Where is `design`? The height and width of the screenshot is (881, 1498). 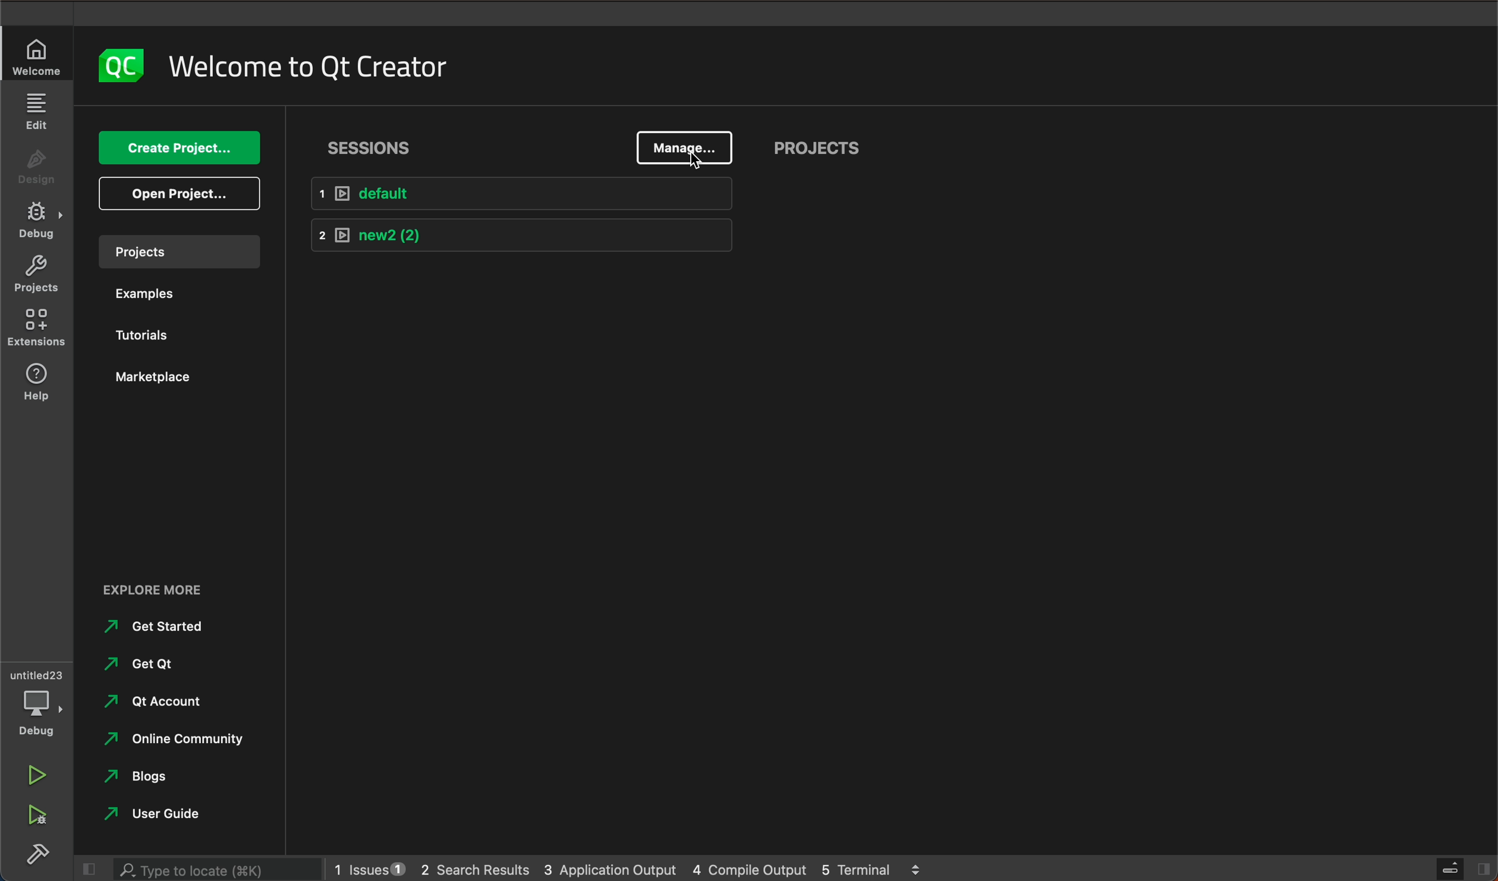 design is located at coordinates (38, 165).